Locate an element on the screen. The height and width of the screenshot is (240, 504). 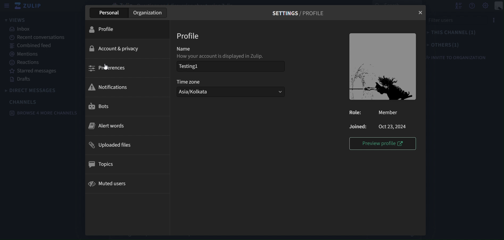
close is located at coordinates (420, 13).